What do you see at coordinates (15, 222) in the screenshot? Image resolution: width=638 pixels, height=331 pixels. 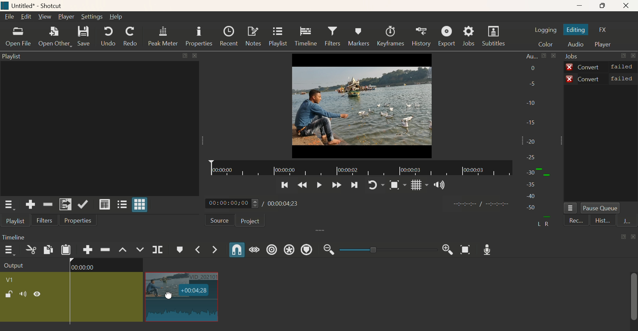 I see `Playlist` at bounding box center [15, 222].